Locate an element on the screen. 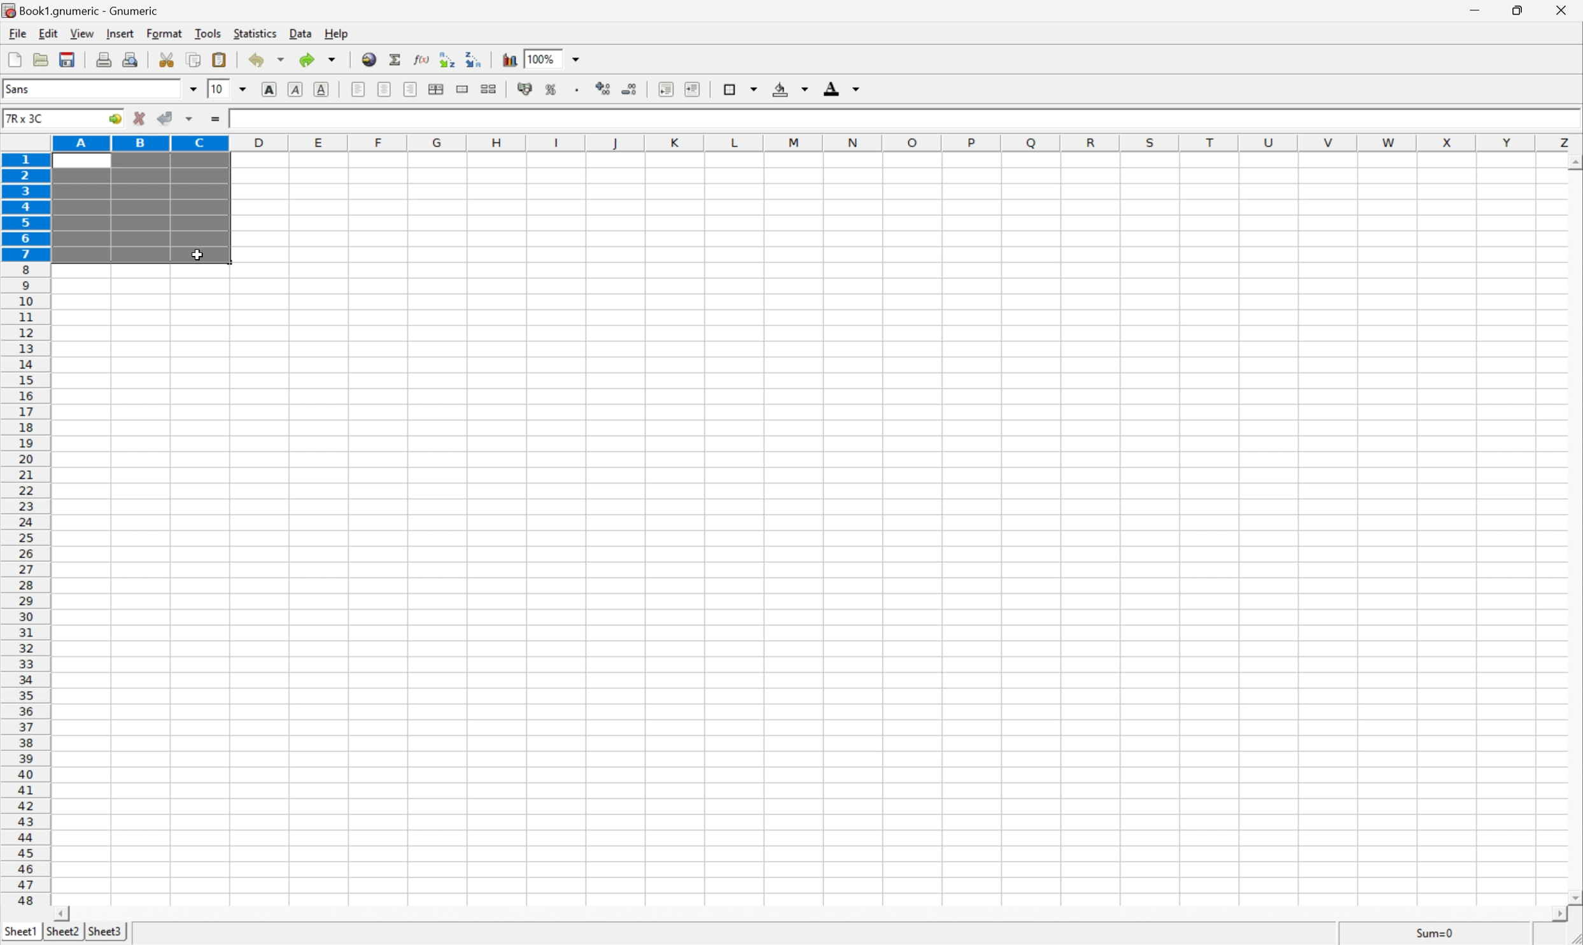 The image size is (1583, 945). foreground color is located at coordinates (842, 87).